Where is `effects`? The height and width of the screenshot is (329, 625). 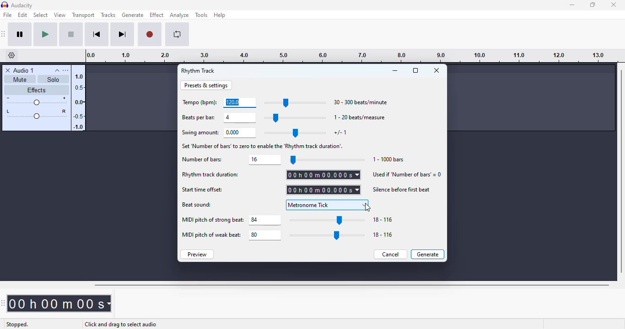
effects is located at coordinates (36, 90).